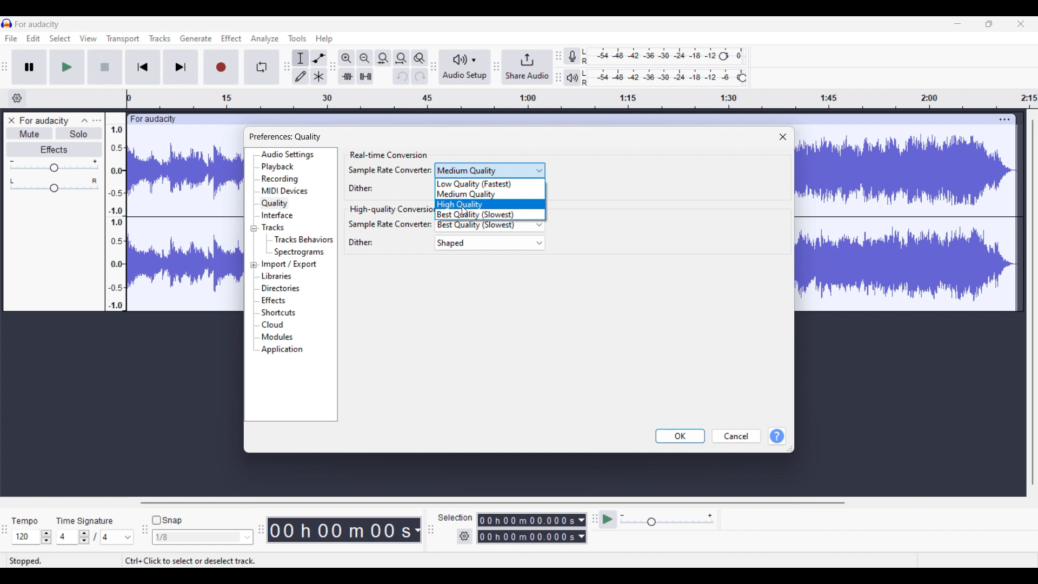  What do you see at coordinates (527, 67) in the screenshot?
I see `Share audio` at bounding box center [527, 67].